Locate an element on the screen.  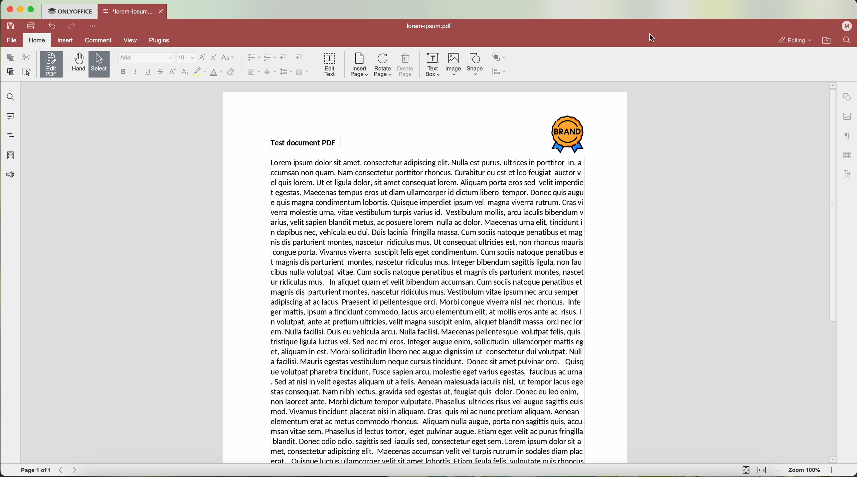
horizontal align is located at coordinates (253, 72).